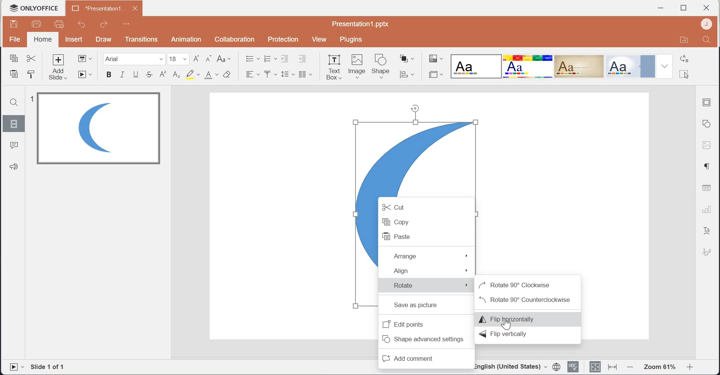 The width and height of the screenshot is (720, 375). Describe the element at coordinates (429, 255) in the screenshot. I see `Arrange` at that location.